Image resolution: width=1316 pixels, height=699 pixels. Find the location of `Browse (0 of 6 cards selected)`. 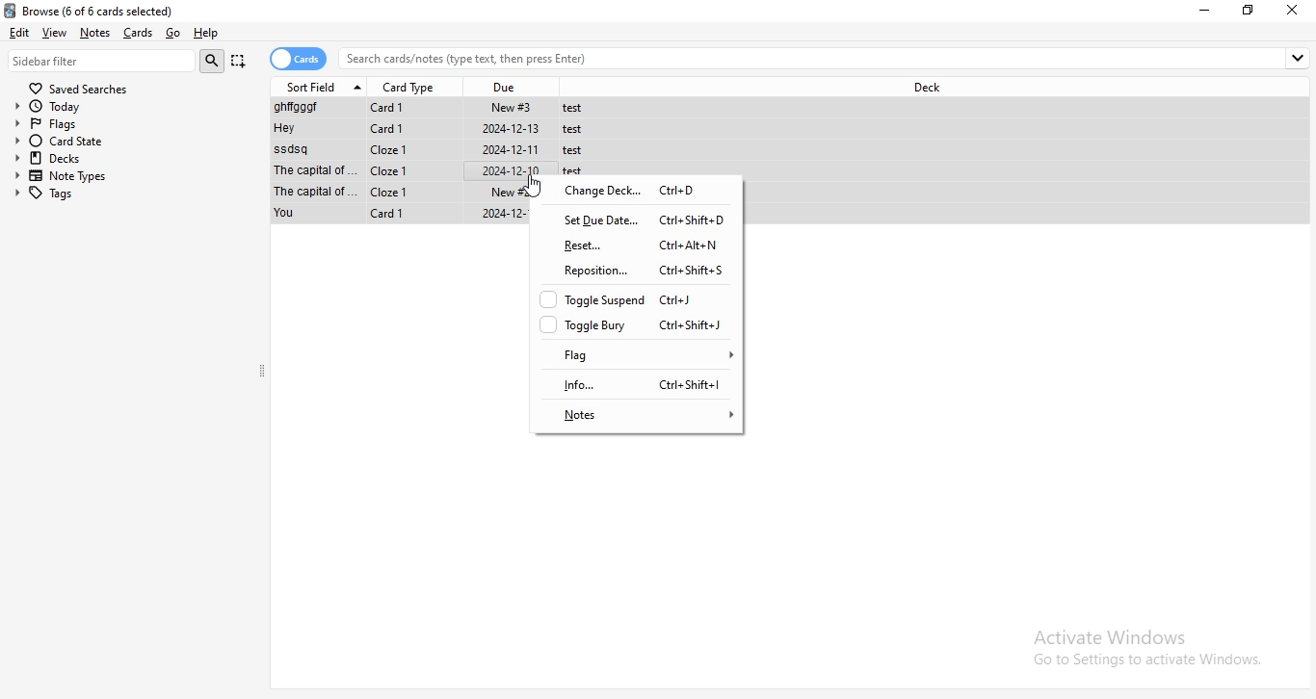

Browse (0 of 6 cards selected) is located at coordinates (107, 10).